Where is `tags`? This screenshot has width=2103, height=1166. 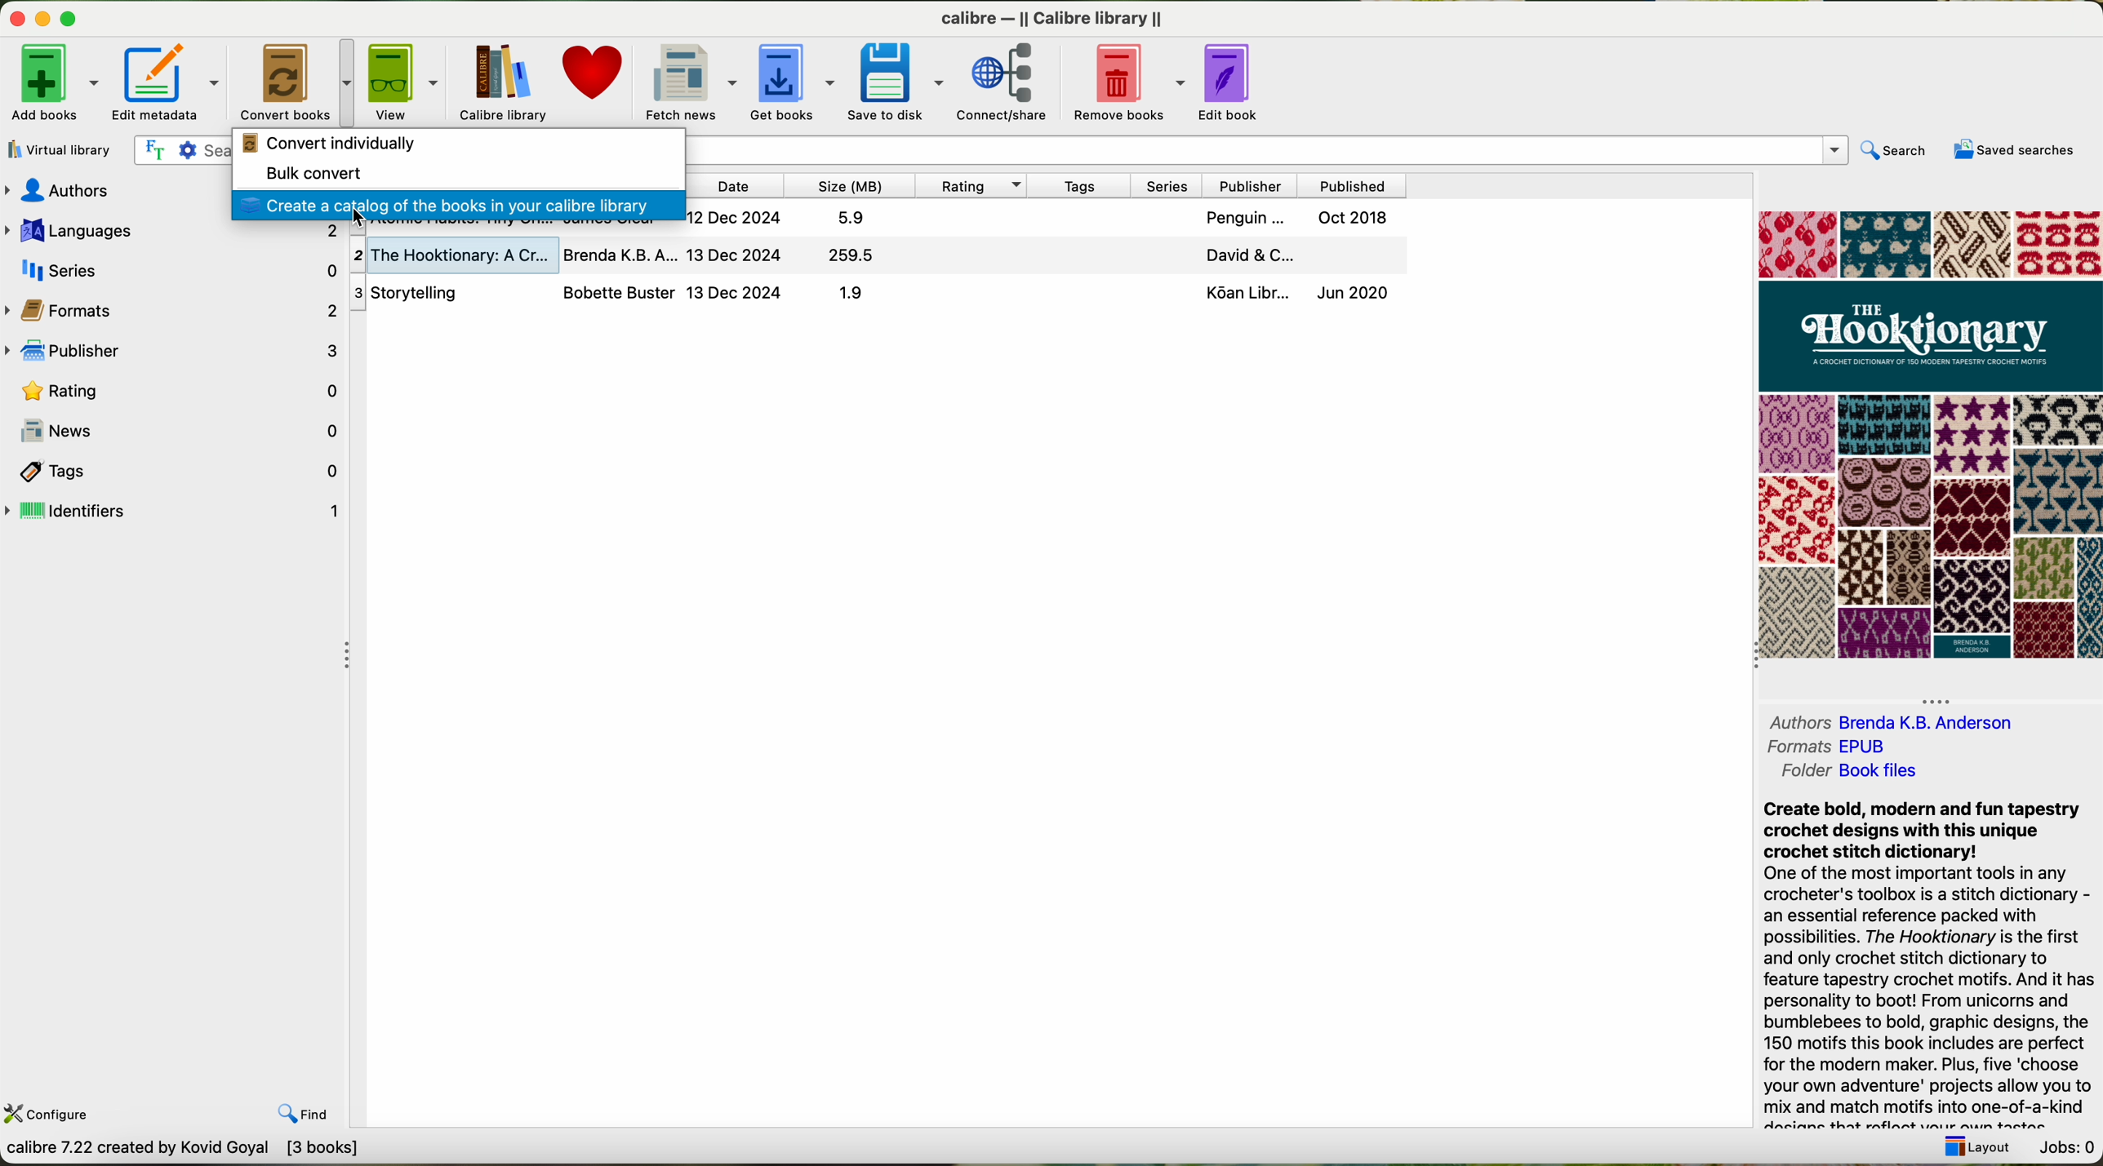 tags is located at coordinates (177, 471).